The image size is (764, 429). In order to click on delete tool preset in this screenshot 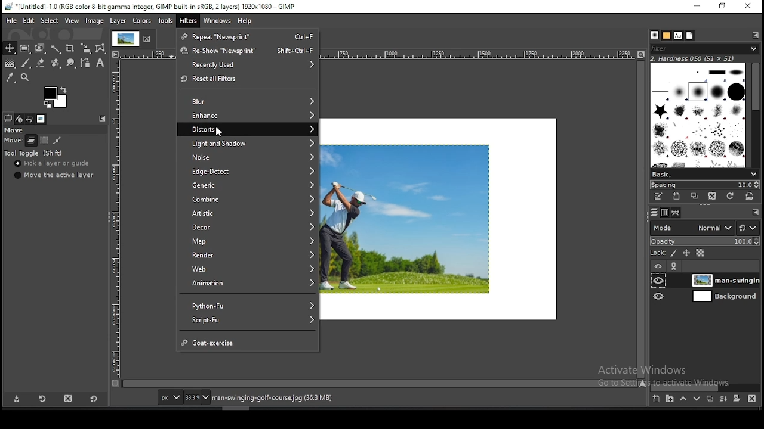, I will do `click(67, 399)`.